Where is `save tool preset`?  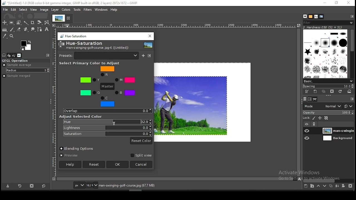
save tool preset is located at coordinates (9, 186).